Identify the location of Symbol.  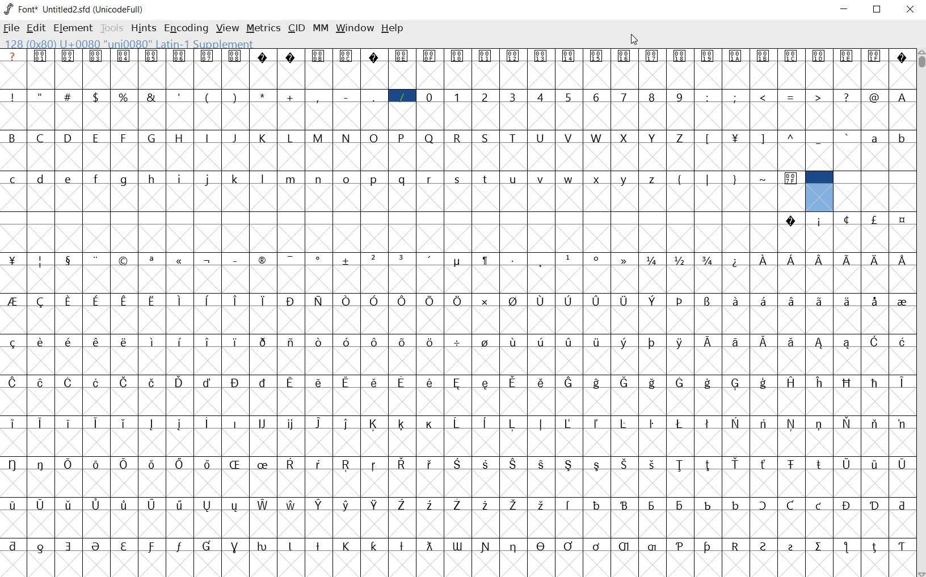
(401, 424).